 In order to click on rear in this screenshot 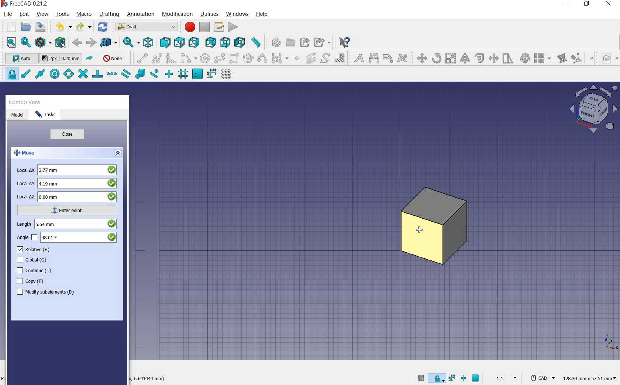, I will do `click(211, 43)`.